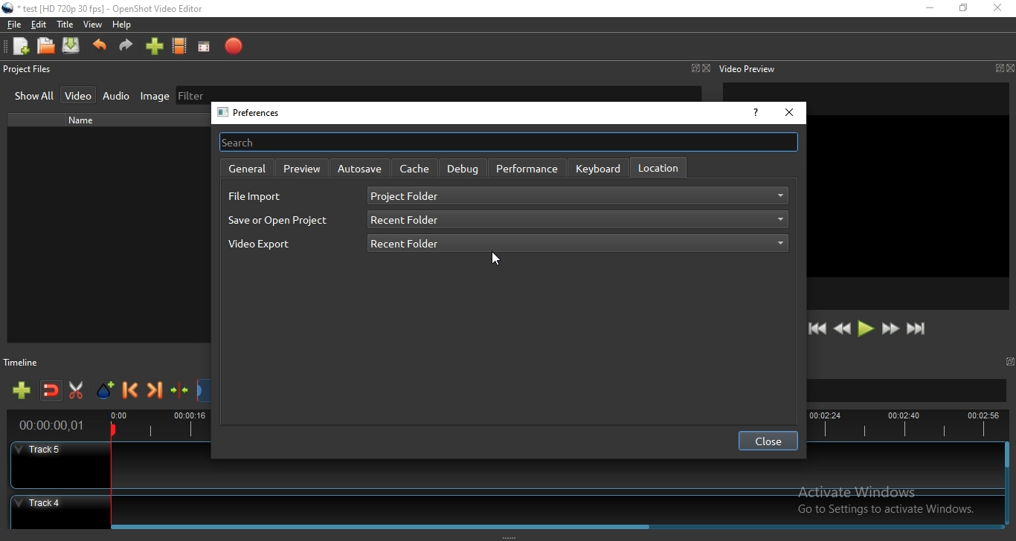 The height and width of the screenshot is (541, 1016). I want to click on search, so click(508, 141).